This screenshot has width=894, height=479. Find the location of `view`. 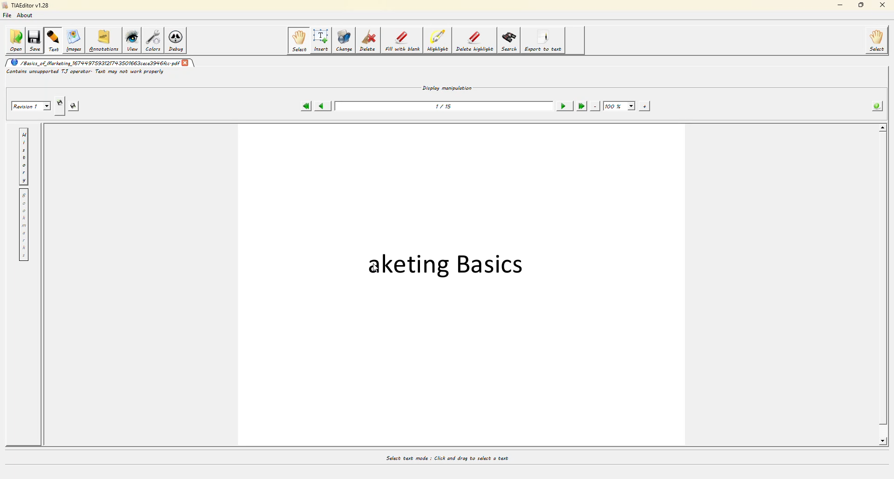

view is located at coordinates (132, 41).